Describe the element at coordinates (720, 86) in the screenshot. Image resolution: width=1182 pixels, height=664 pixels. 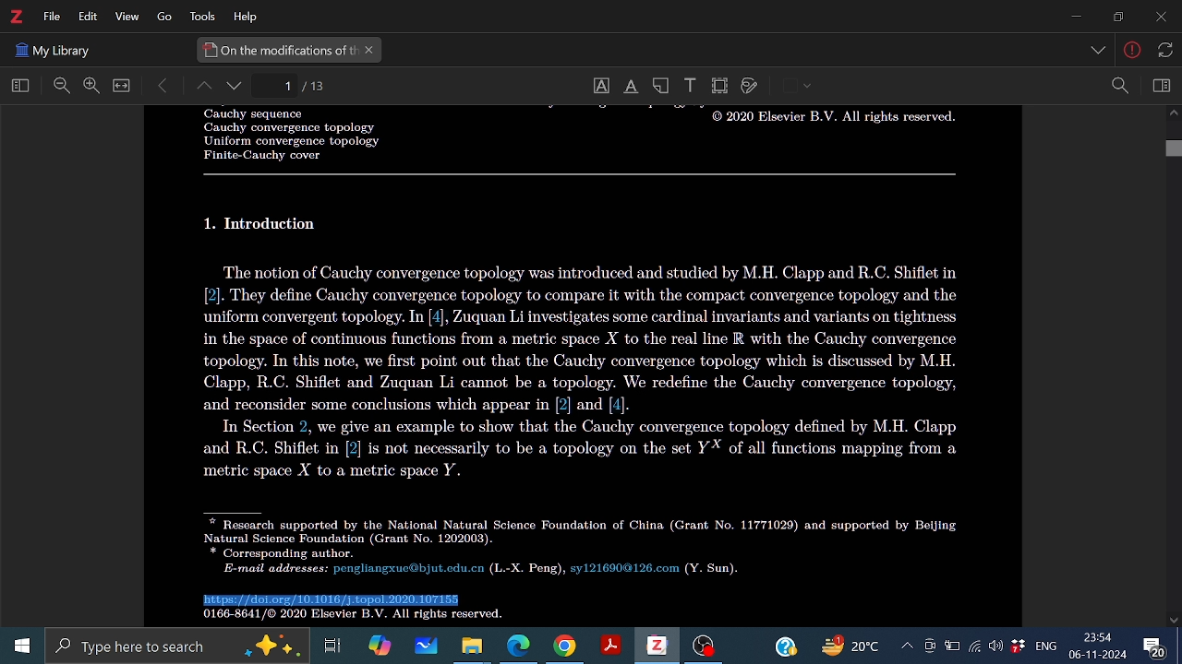
I see `Crop` at that location.